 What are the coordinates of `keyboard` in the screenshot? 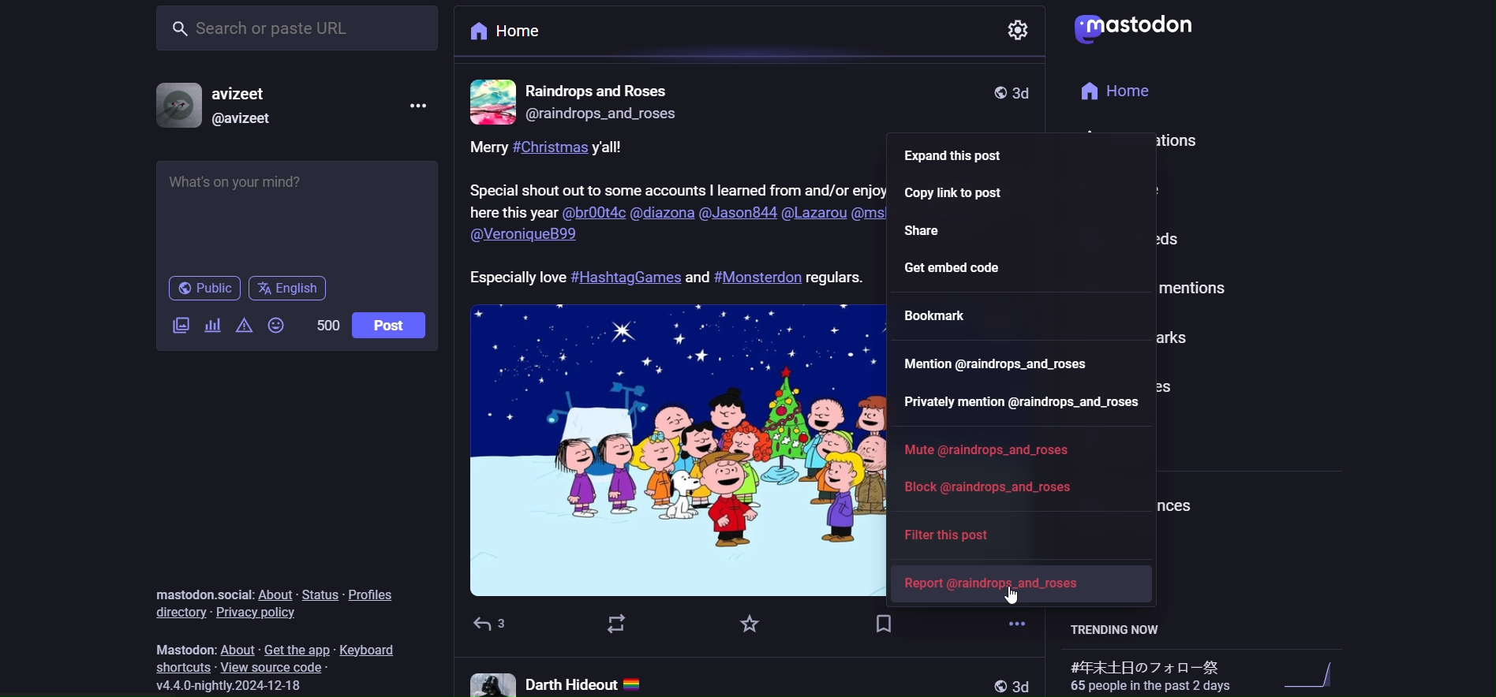 It's located at (371, 650).